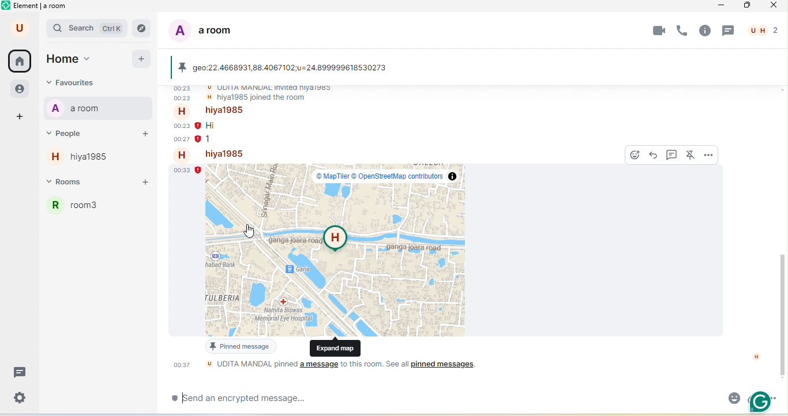 This screenshot has height=416, width=788. I want to click on people, so click(18, 89).